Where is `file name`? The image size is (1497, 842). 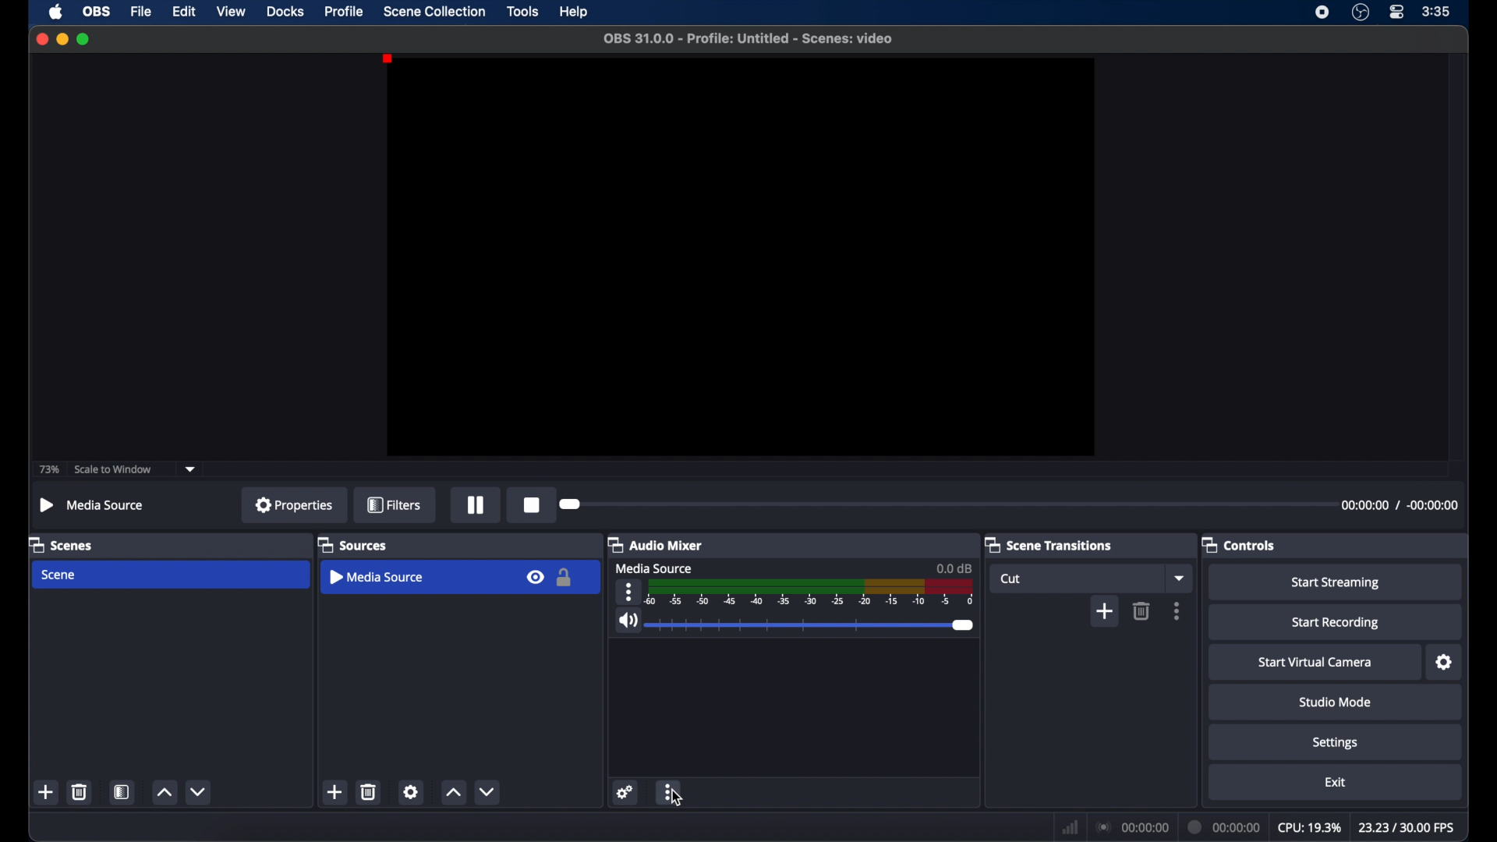
file name is located at coordinates (748, 39).